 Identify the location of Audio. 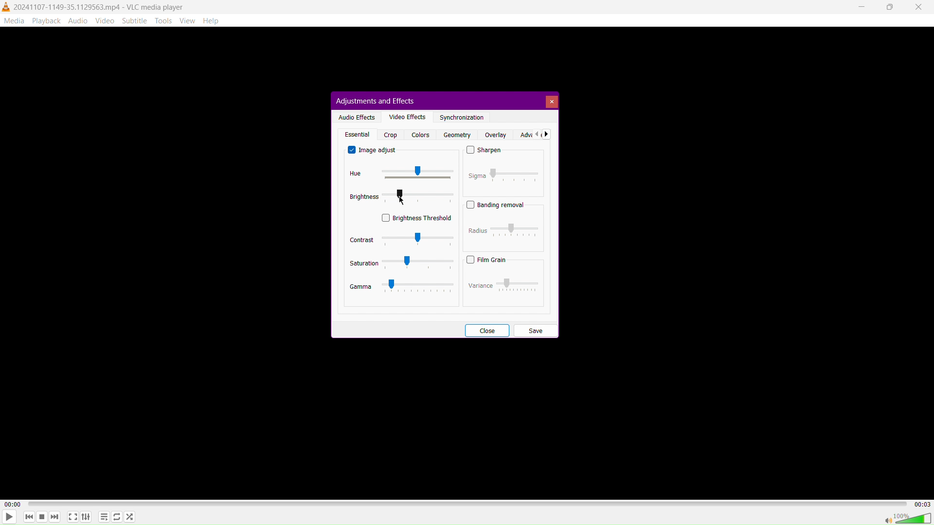
(78, 20).